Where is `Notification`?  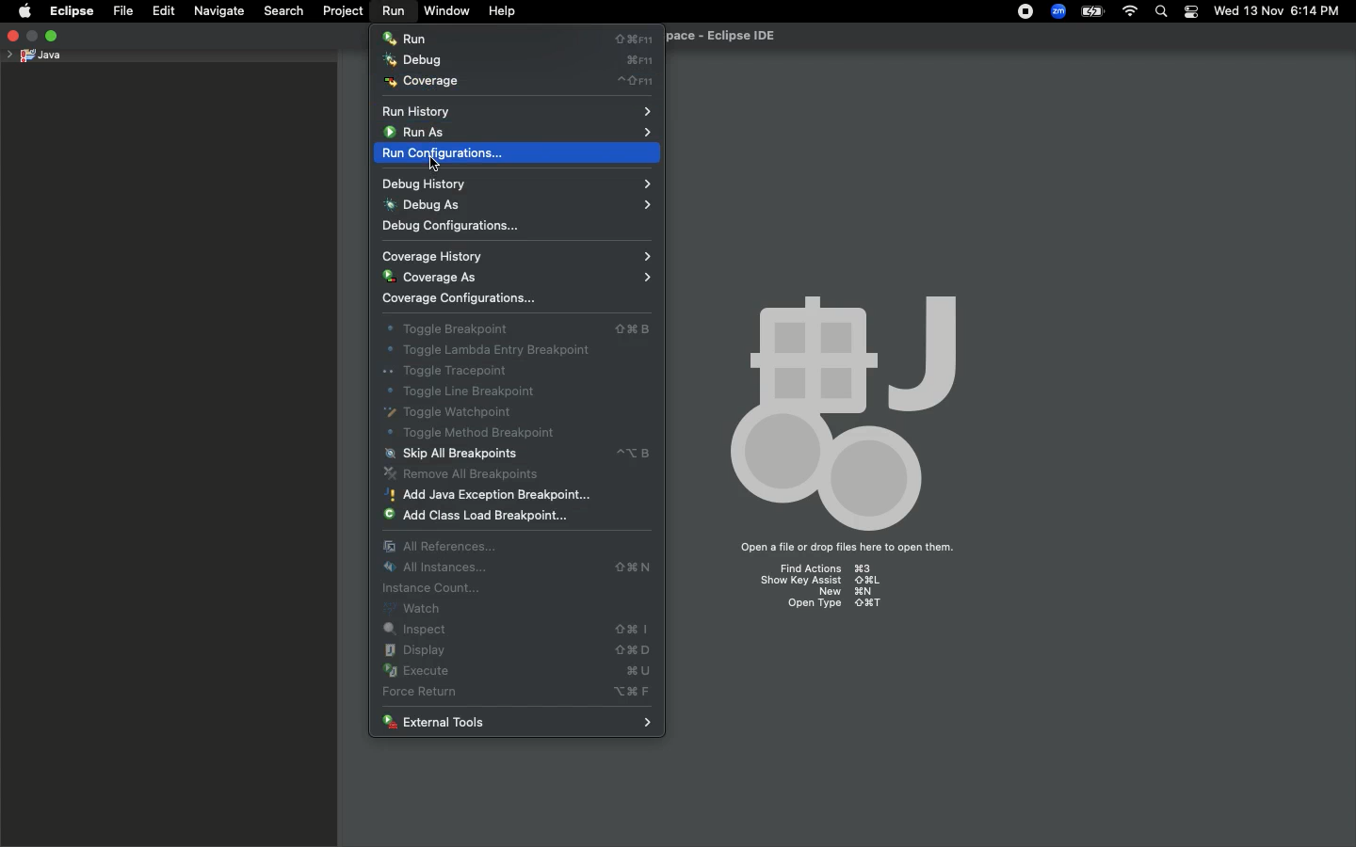 Notification is located at coordinates (1192, 12).